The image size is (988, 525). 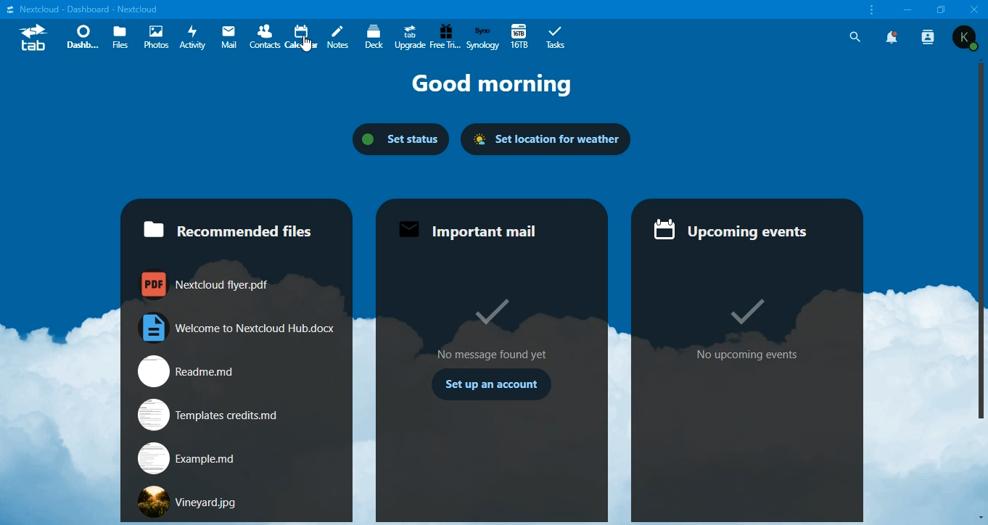 I want to click on = Upcoming events, so click(x=736, y=231).